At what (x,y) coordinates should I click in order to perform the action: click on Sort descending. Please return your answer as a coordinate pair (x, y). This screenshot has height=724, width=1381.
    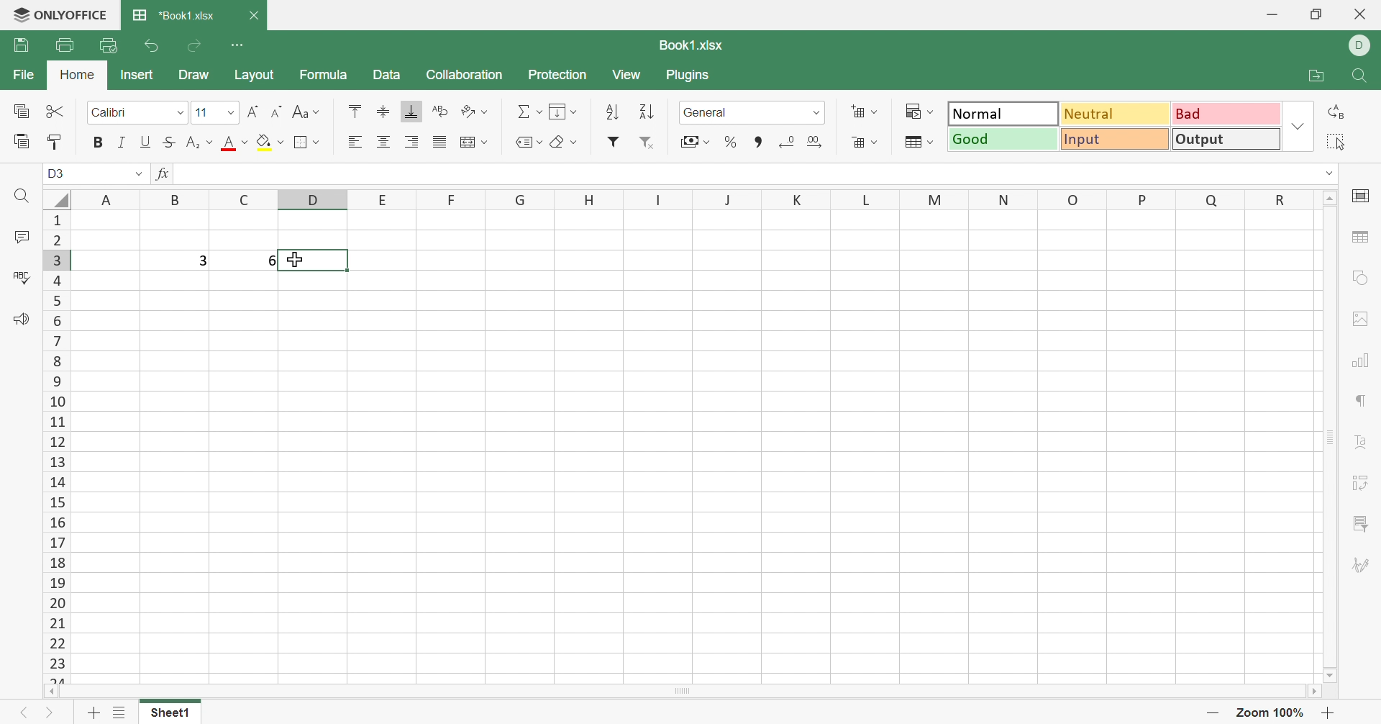
    Looking at the image, I should click on (648, 113).